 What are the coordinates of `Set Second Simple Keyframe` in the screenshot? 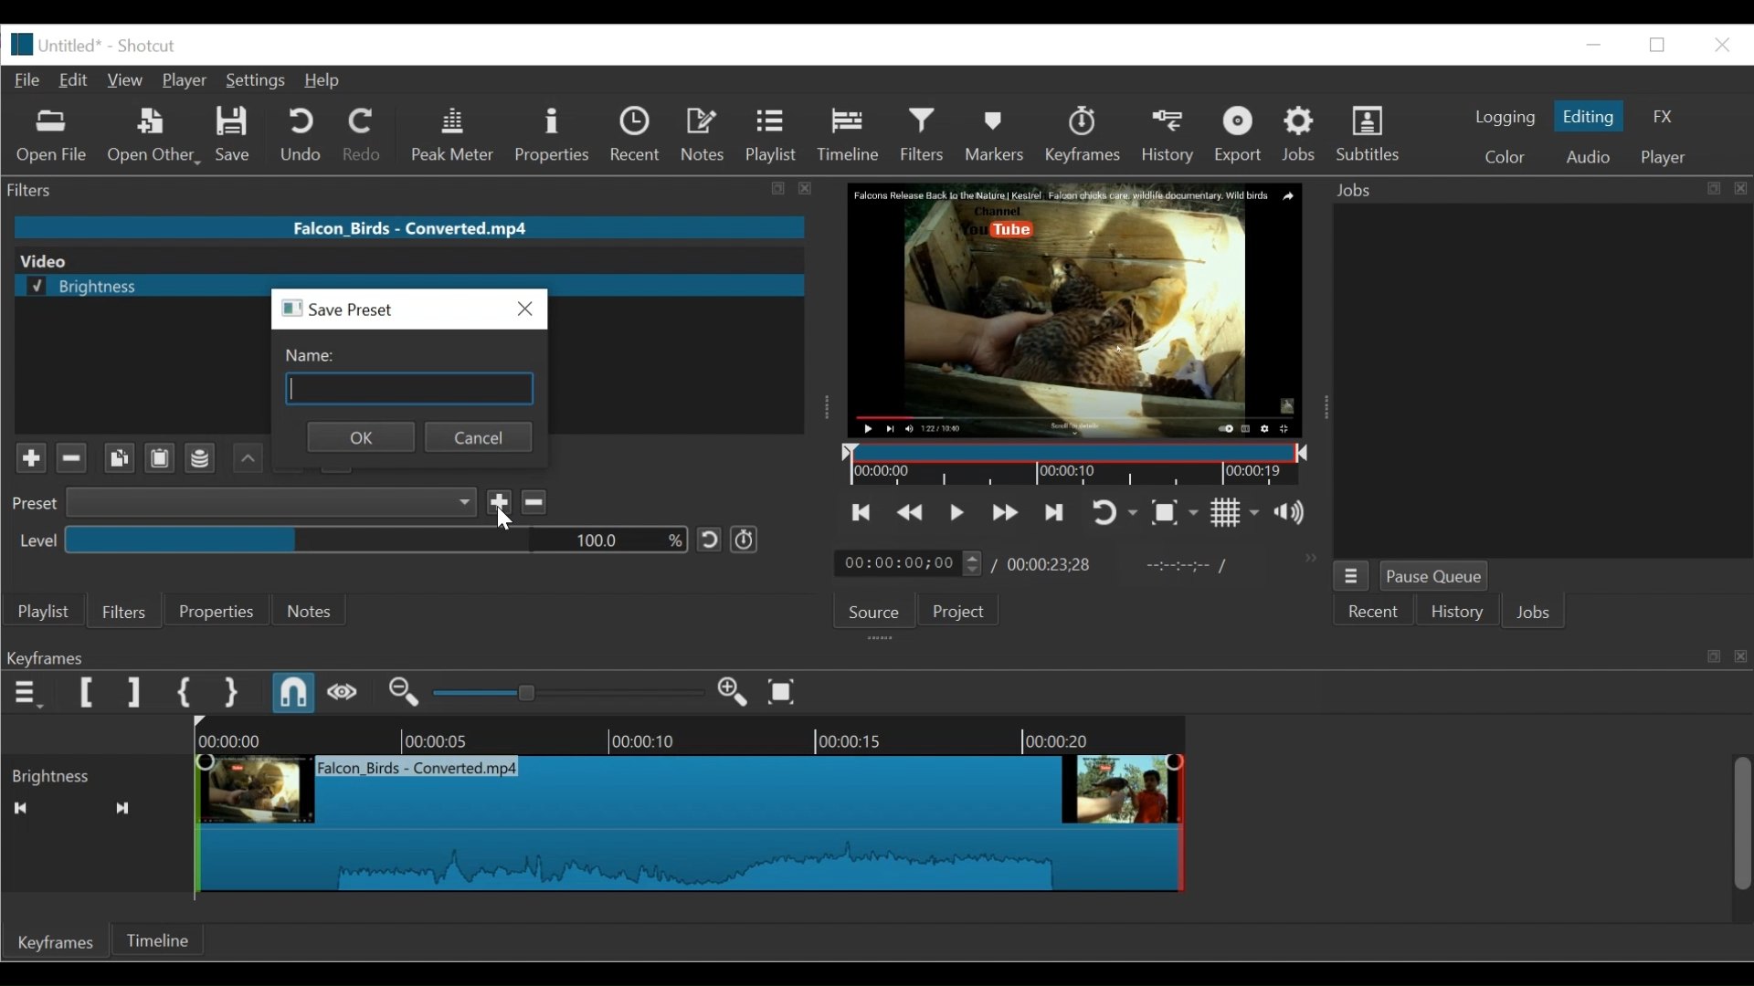 It's located at (229, 692).